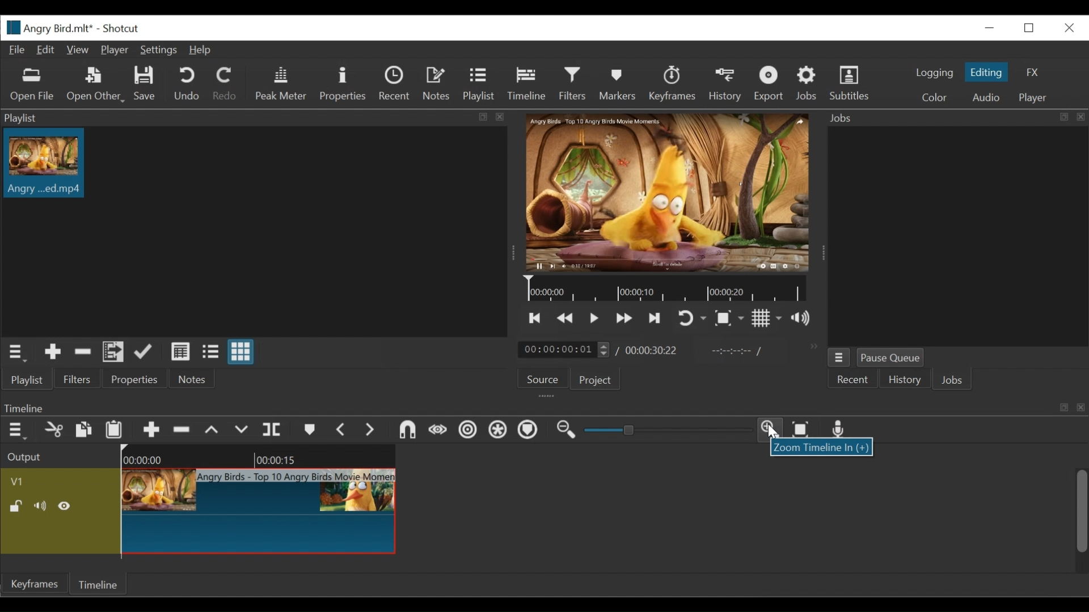  What do you see at coordinates (438, 431) in the screenshot?
I see `Scrub while dragging` at bounding box center [438, 431].